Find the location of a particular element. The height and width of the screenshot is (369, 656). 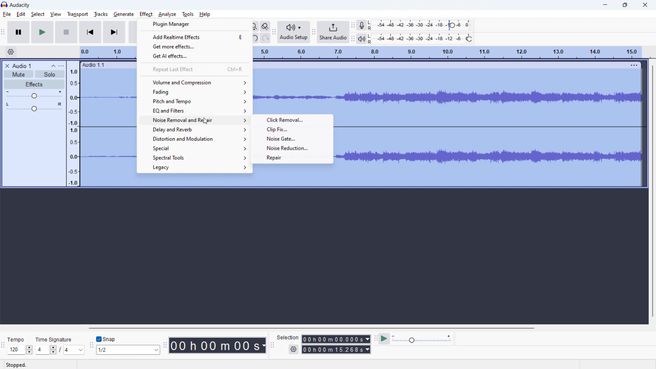

file is located at coordinates (7, 14).